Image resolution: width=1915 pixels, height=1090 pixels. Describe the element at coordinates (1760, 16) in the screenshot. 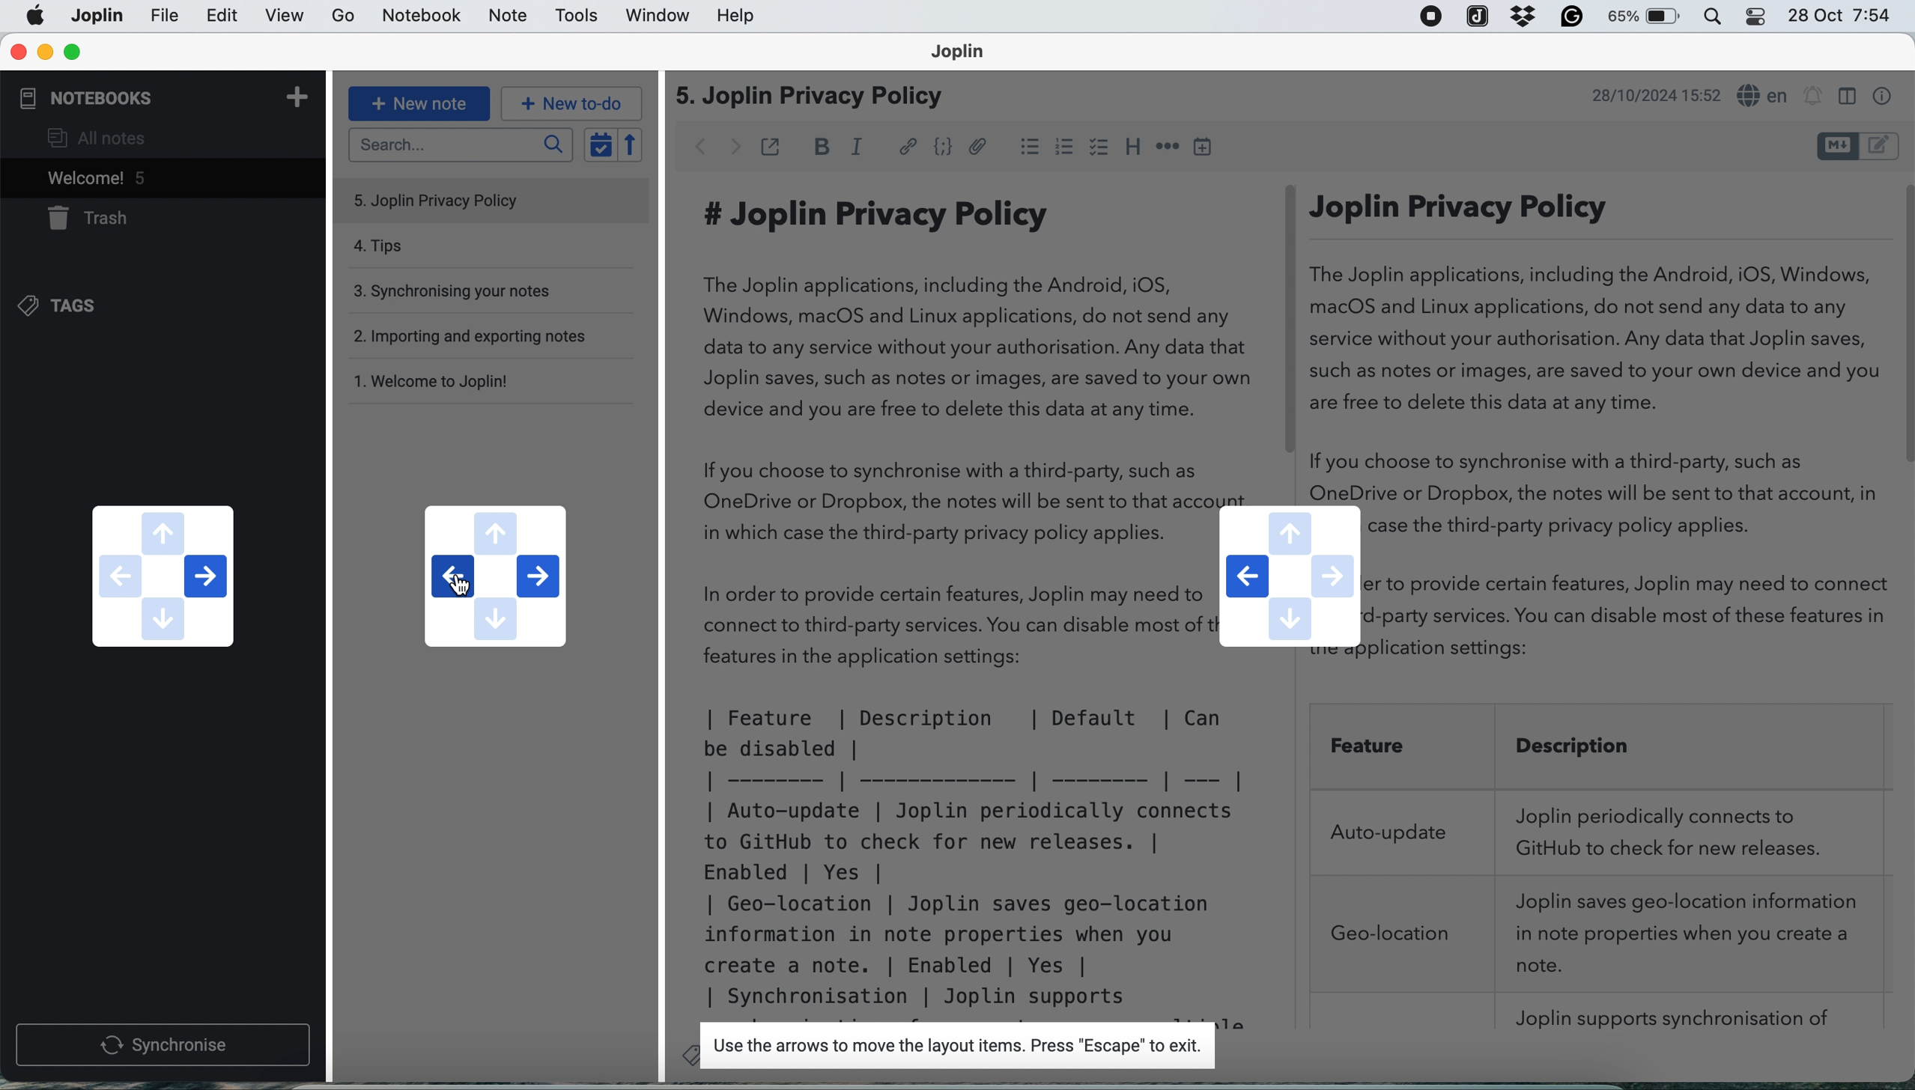

I see `control center` at that location.